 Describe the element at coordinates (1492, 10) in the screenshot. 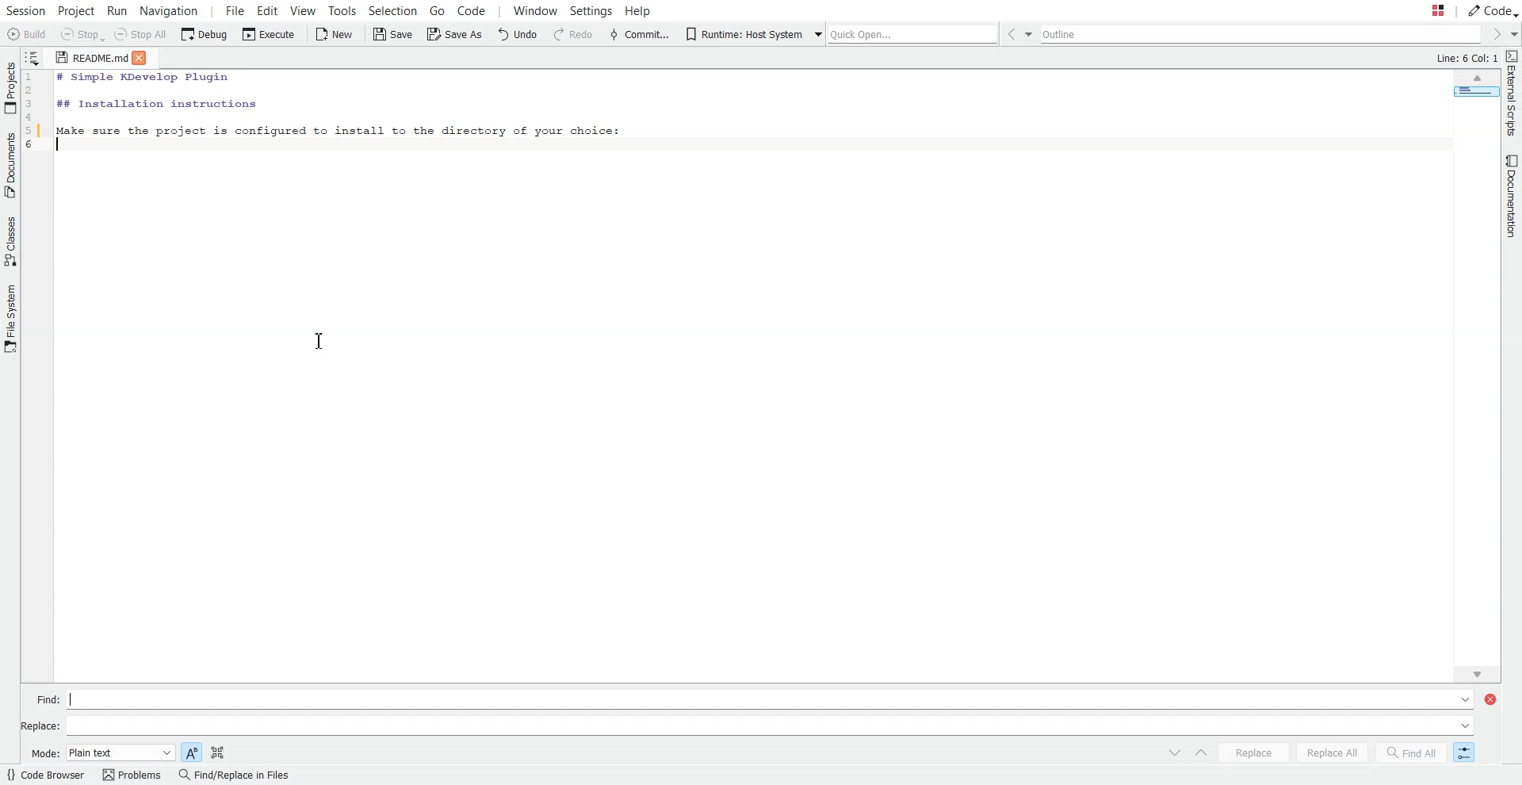

I see `Code` at that location.